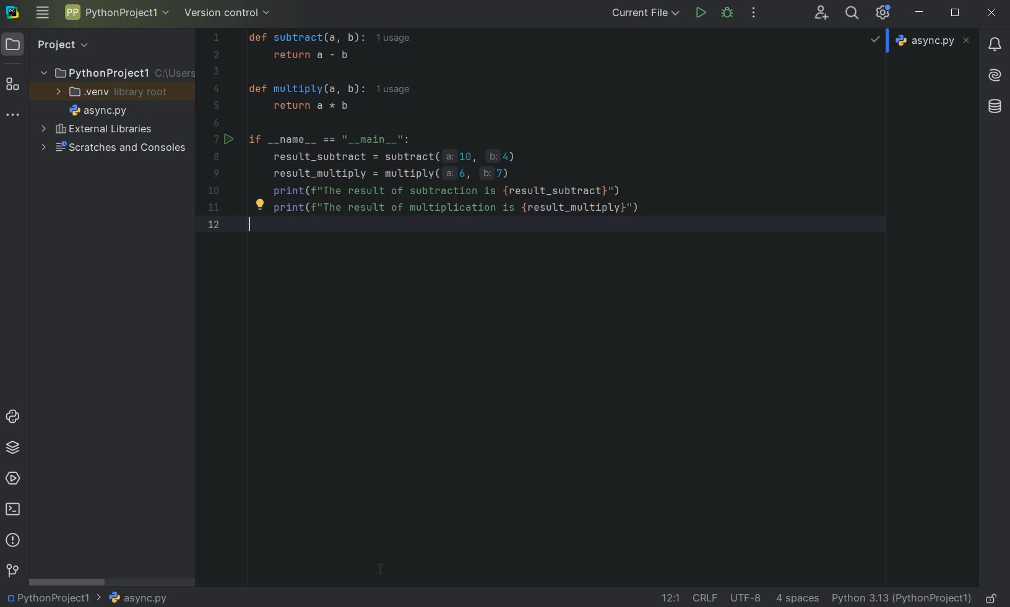  Describe the element at coordinates (13, 43) in the screenshot. I see `project icon` at that location.